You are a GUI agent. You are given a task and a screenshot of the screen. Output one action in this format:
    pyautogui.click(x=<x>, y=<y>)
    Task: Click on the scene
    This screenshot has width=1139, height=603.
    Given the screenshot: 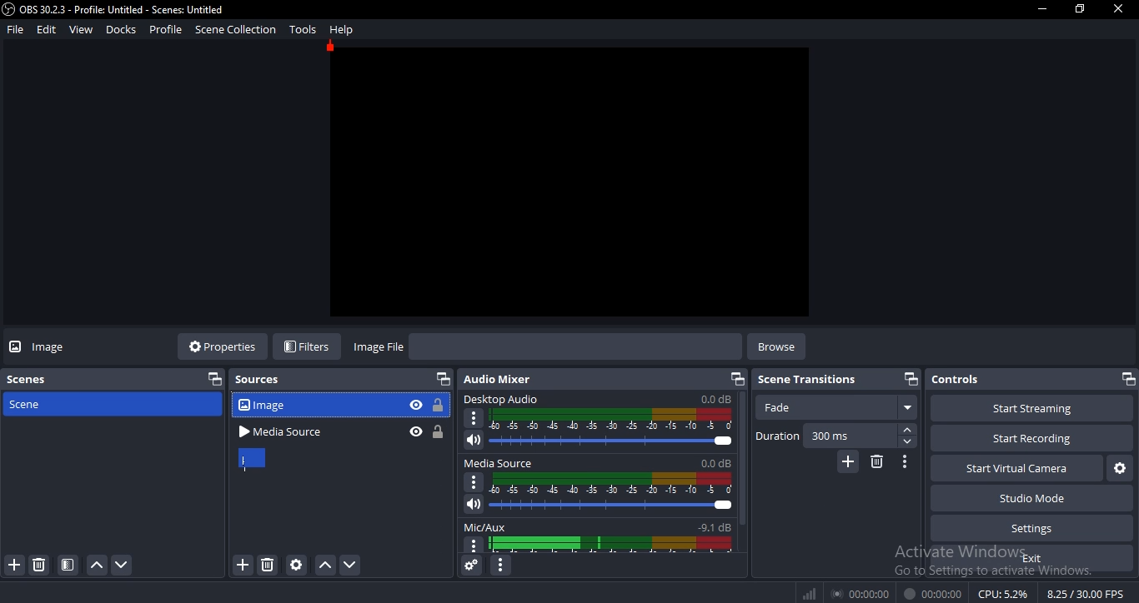 What is the action you would take?
    pyautogui.click(x=68, y=565)
    